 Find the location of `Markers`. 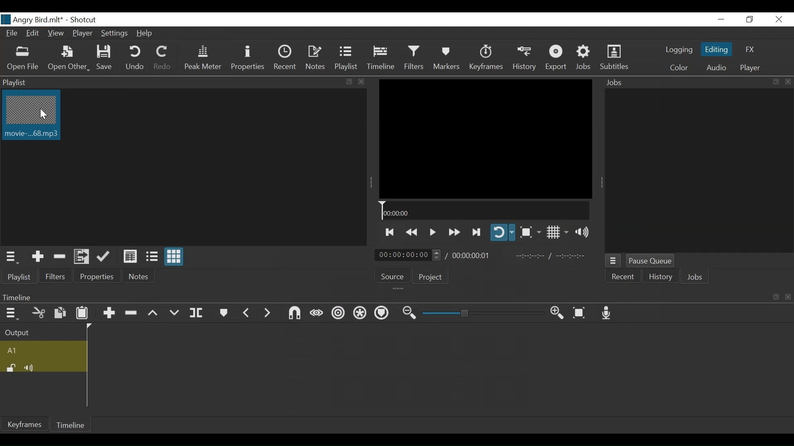

Markers is located at coordinates (446, 57).